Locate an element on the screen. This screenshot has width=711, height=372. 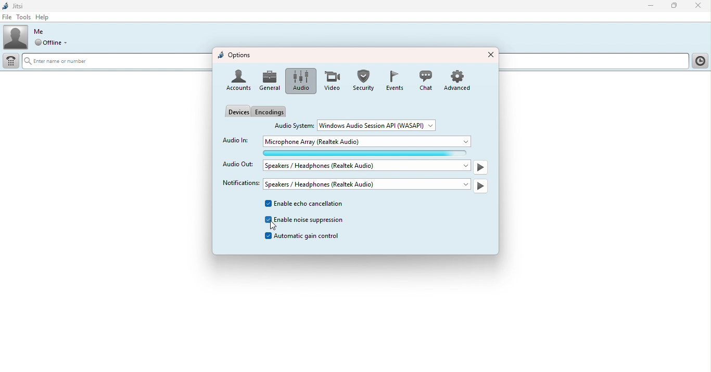
Jitsi logo is located at coordinates (15, 5).